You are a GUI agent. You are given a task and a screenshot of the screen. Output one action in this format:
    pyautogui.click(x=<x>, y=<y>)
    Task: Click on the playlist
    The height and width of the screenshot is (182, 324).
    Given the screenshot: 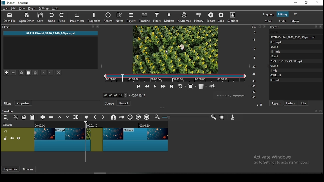 What is the action you would take?
    pyautogui.click(x=131, y=17)
    